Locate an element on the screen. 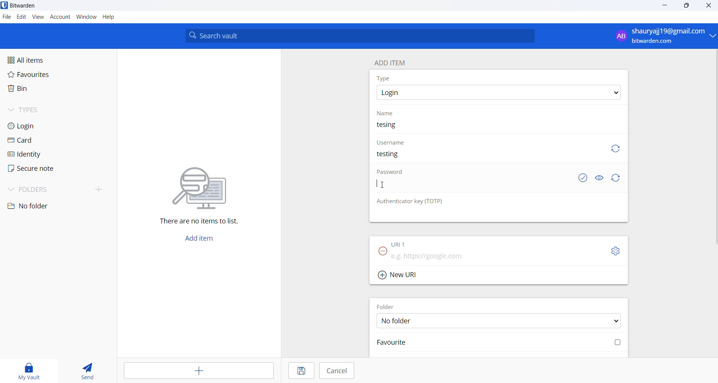  Folder options is located at coordinates (499, 320).